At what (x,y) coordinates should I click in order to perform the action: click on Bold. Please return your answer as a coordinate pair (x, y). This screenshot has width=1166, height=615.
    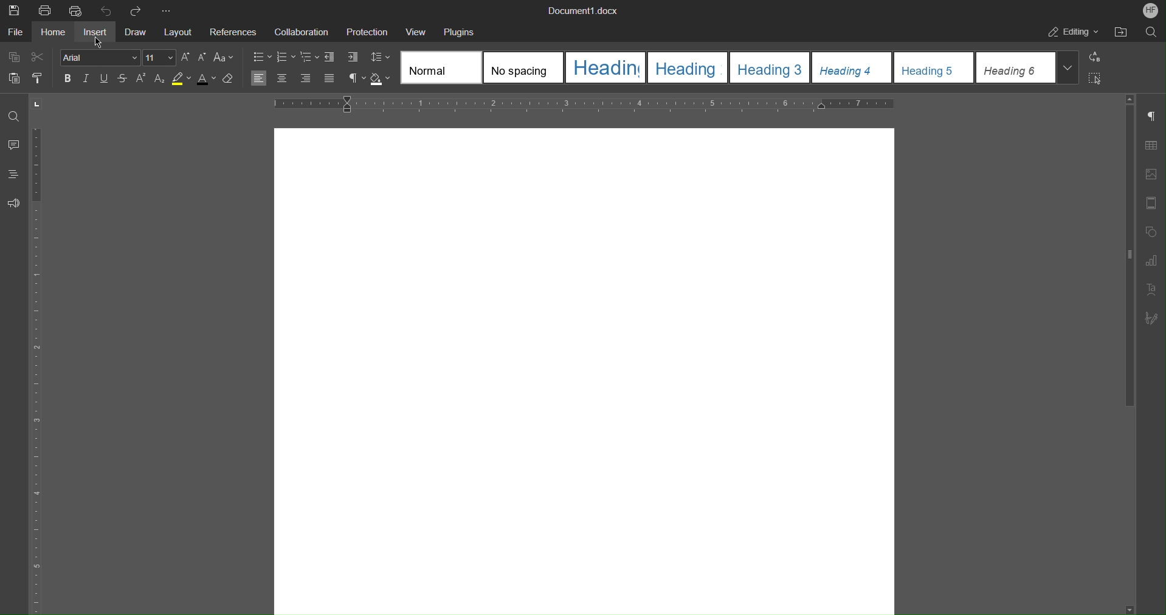
    Looking at the image, I should click on (68, 78).